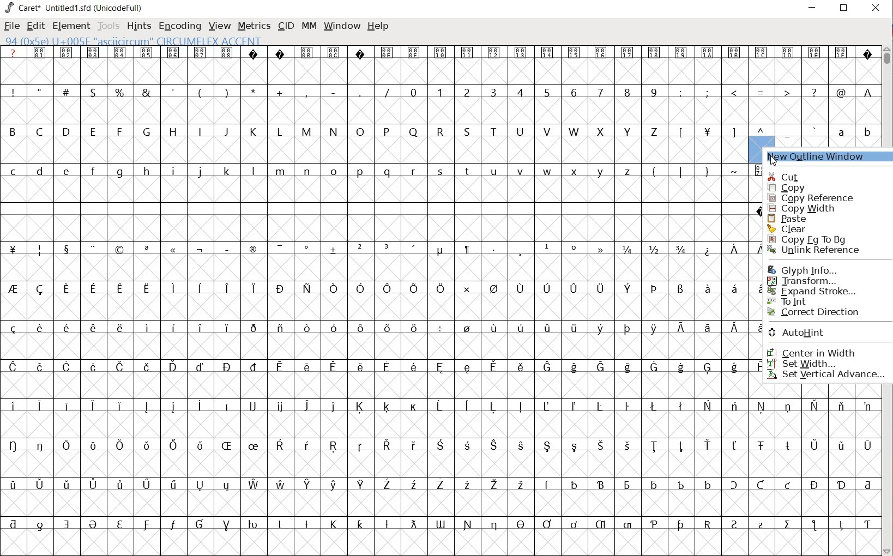 Image resolution: width=893 pixels, height=556 pixels. Describe the element at coordinates (824, 281) in the screenshot. I see `transform` at that location.